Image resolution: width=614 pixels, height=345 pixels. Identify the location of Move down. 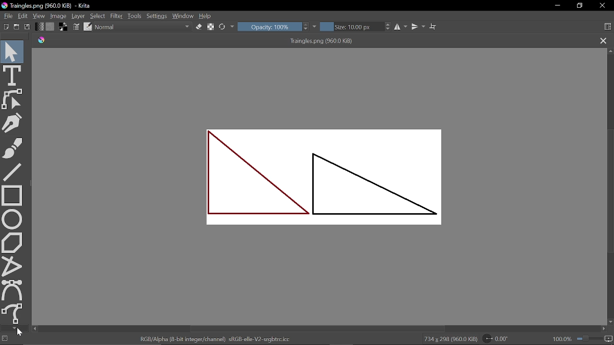
(610, 322).